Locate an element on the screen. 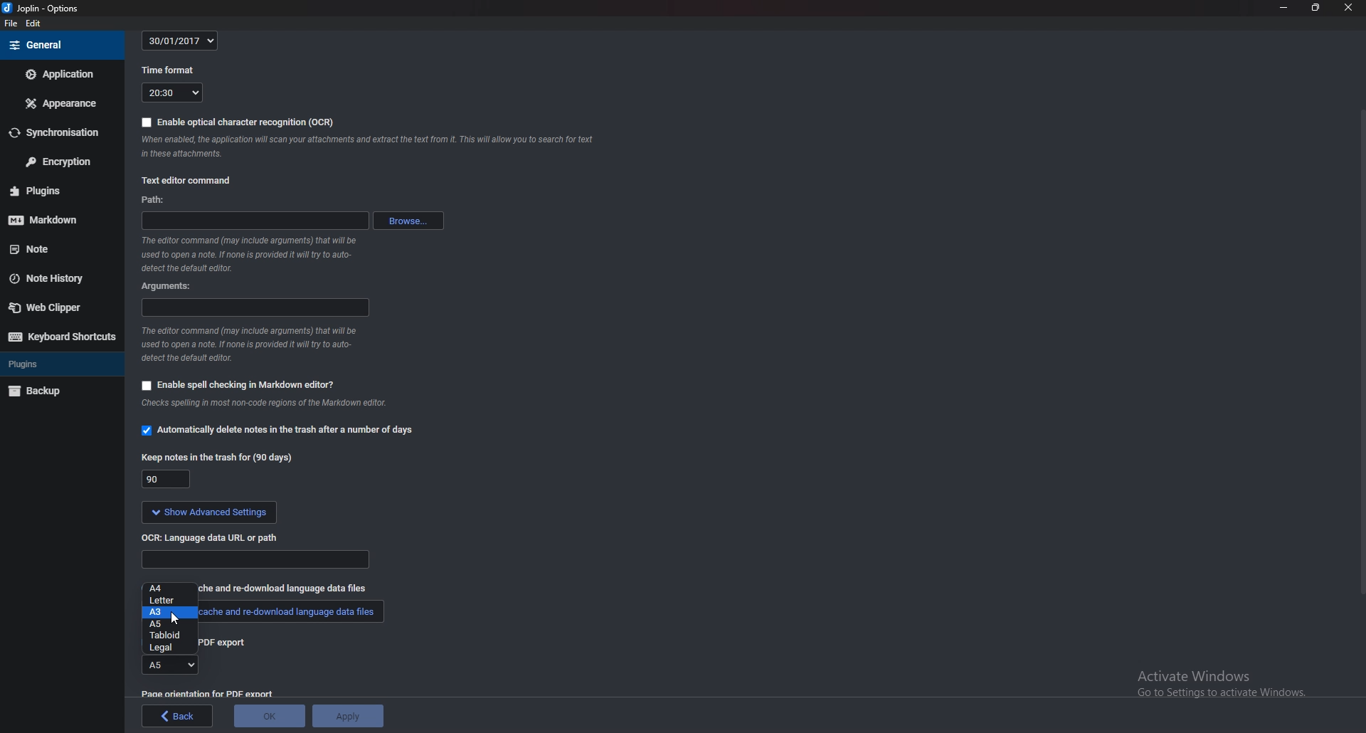 This screenshot has width=1366, height=733. Edit is located at coordinates (34, 23).